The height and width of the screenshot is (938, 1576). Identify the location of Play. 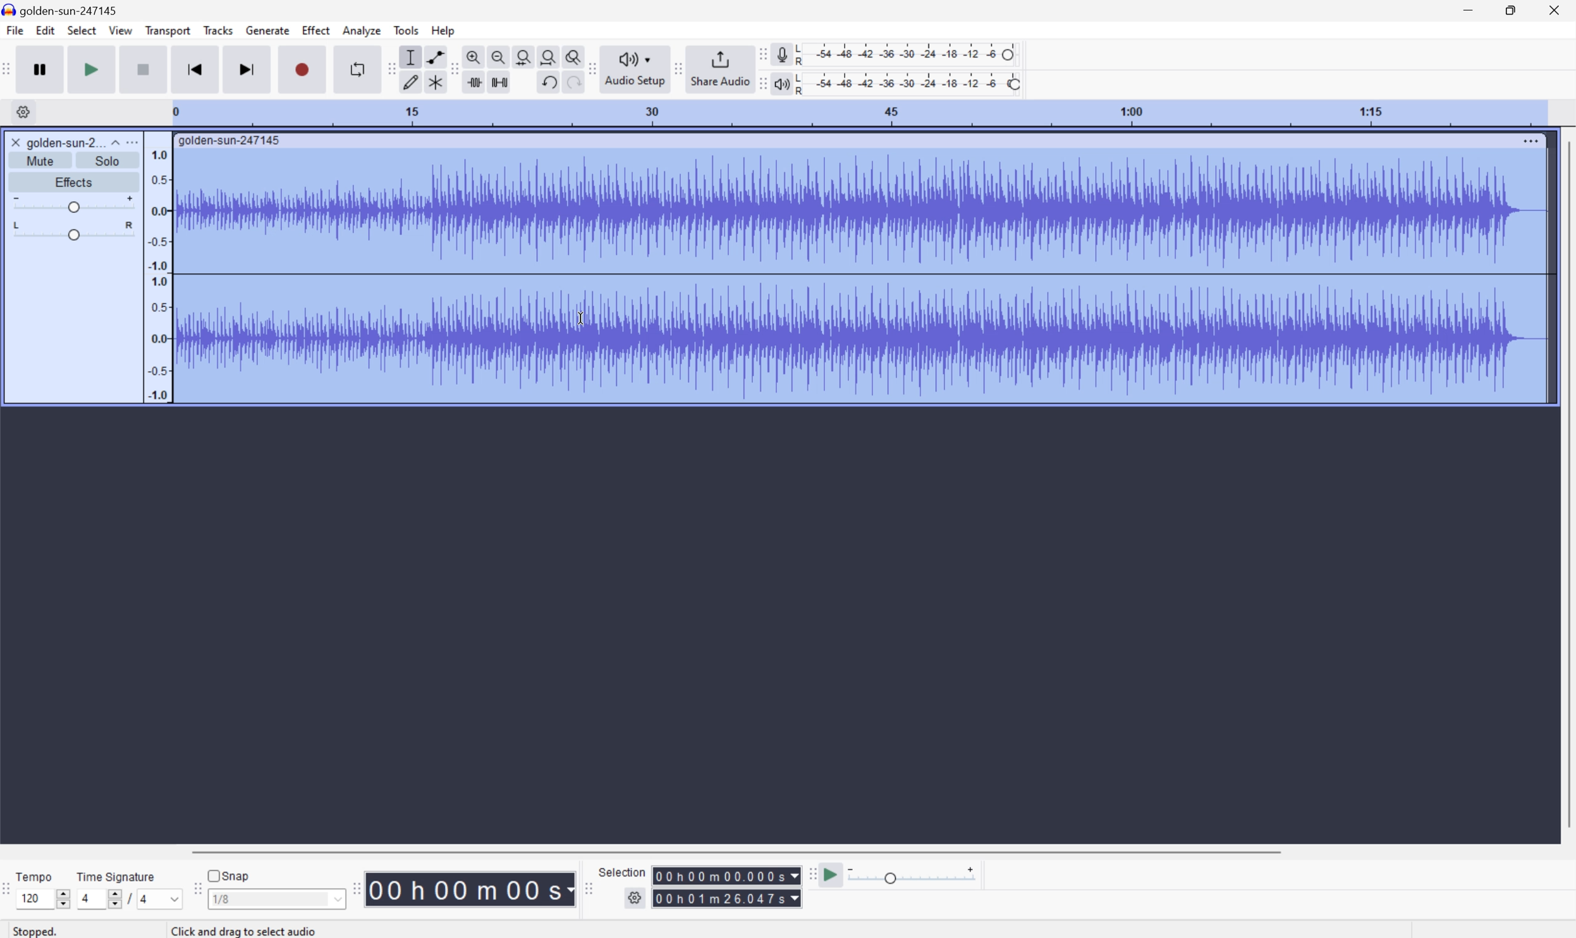
(92, 68).